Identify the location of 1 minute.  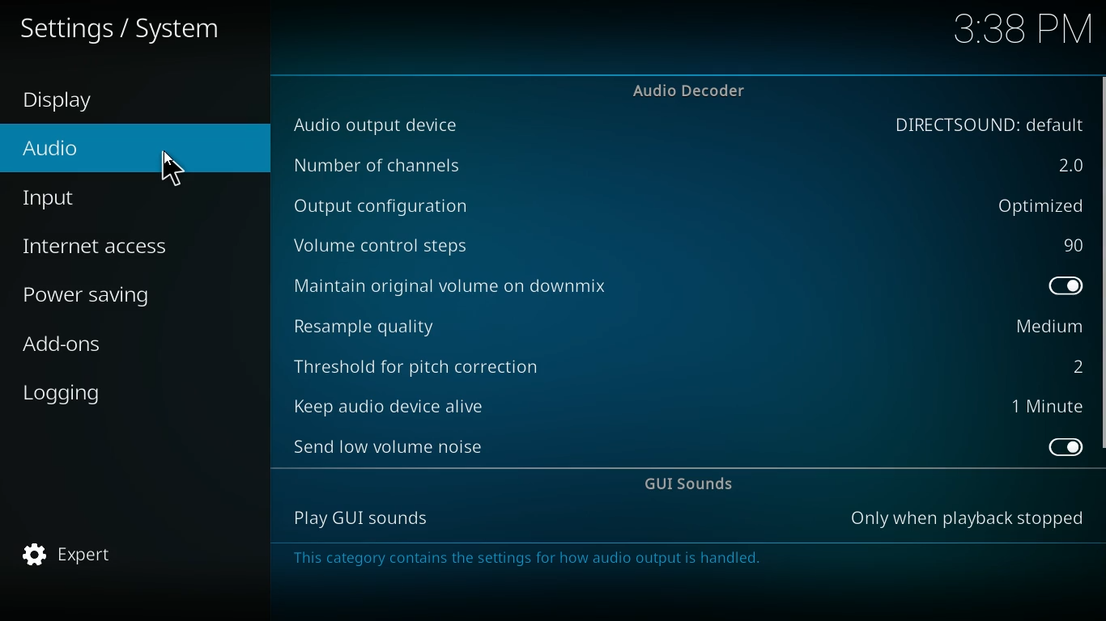
(1052, 408).